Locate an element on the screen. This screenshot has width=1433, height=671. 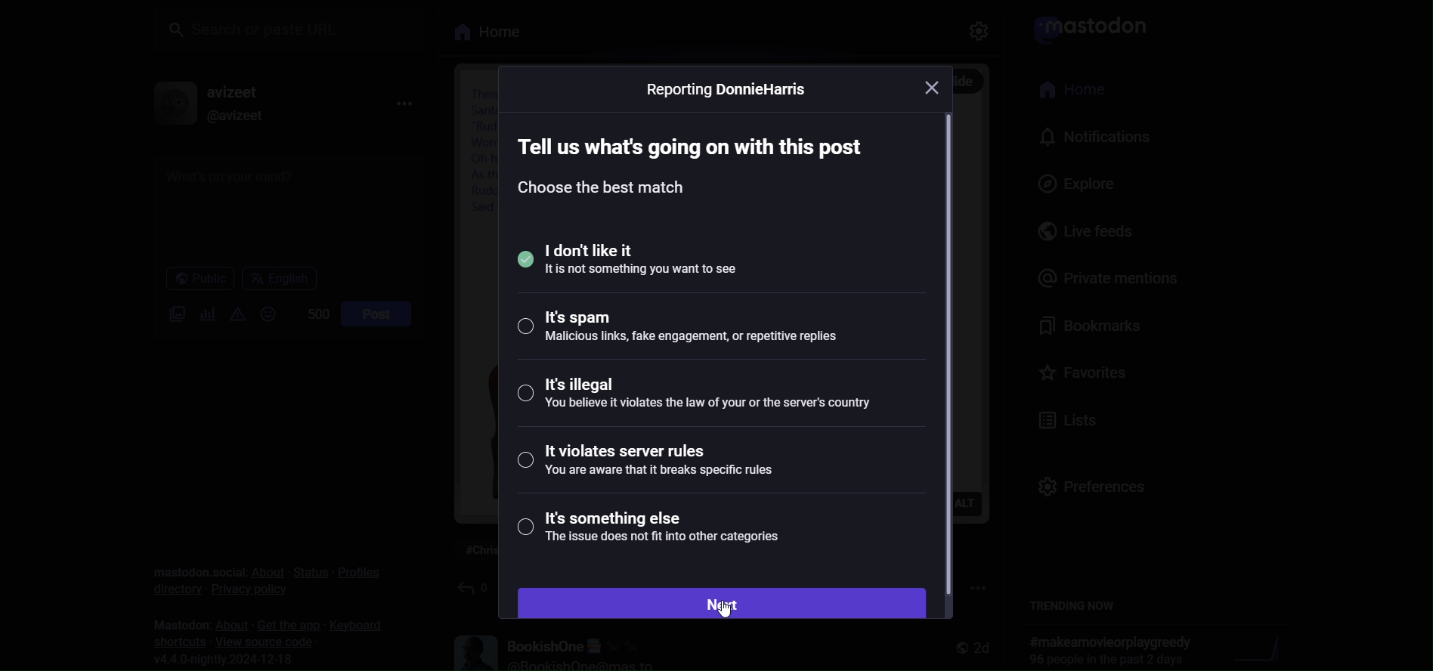
mastodon is located at coordinates (1086, 27).